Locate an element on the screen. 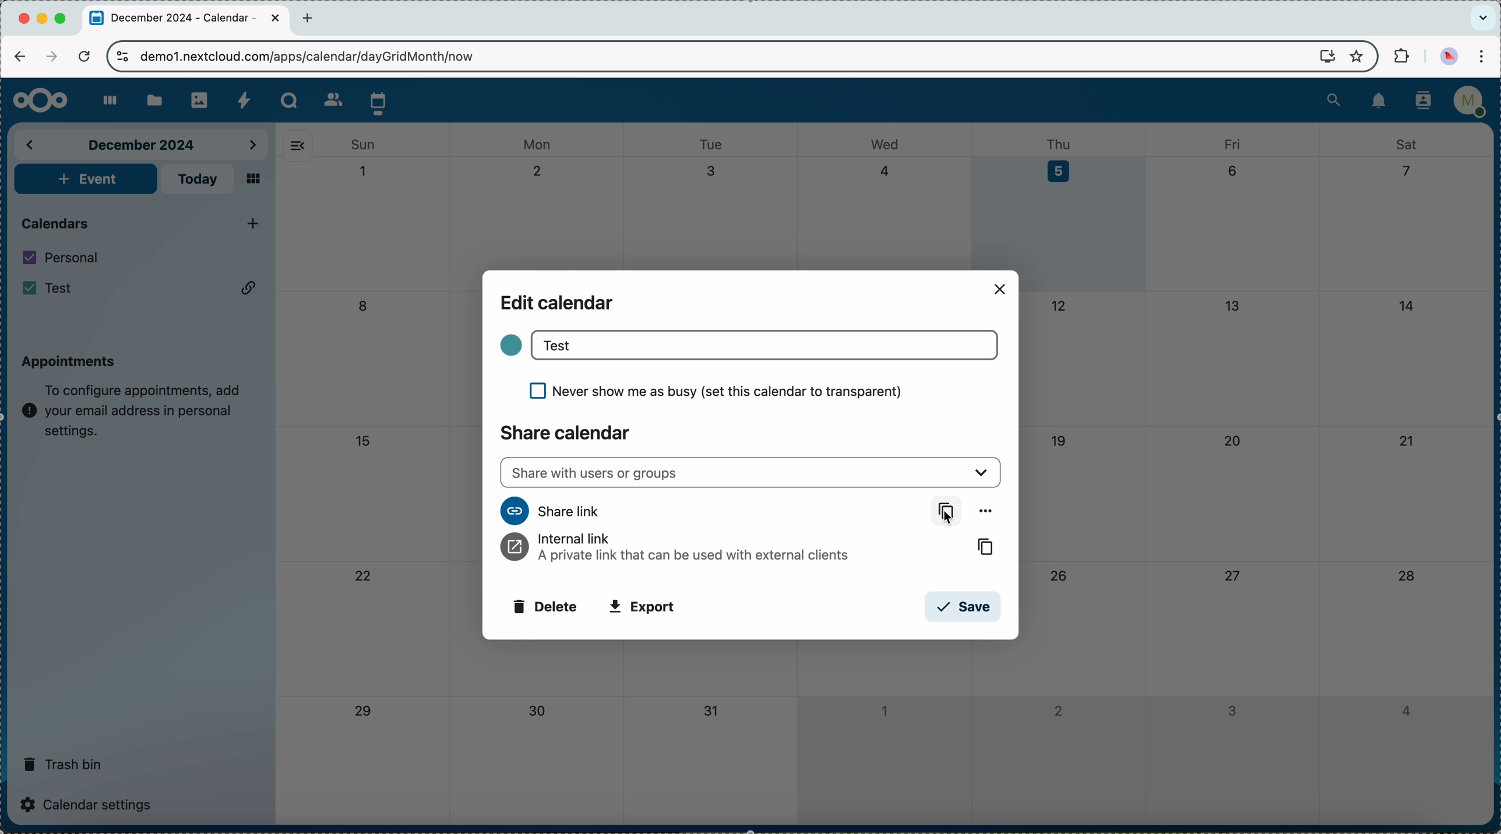 The width and height of the screenshot is (1501, 834). new tab is located at coordinates (311, 18).